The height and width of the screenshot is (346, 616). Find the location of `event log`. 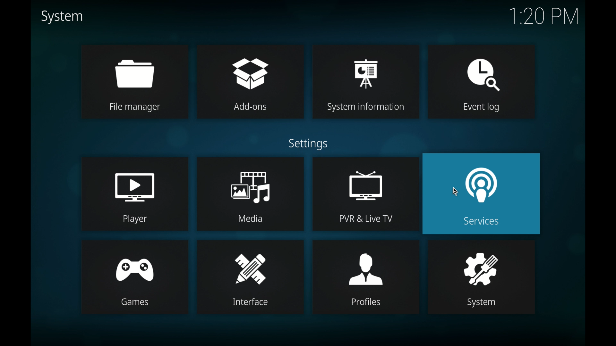

event log is located at coordinates (481, 81).